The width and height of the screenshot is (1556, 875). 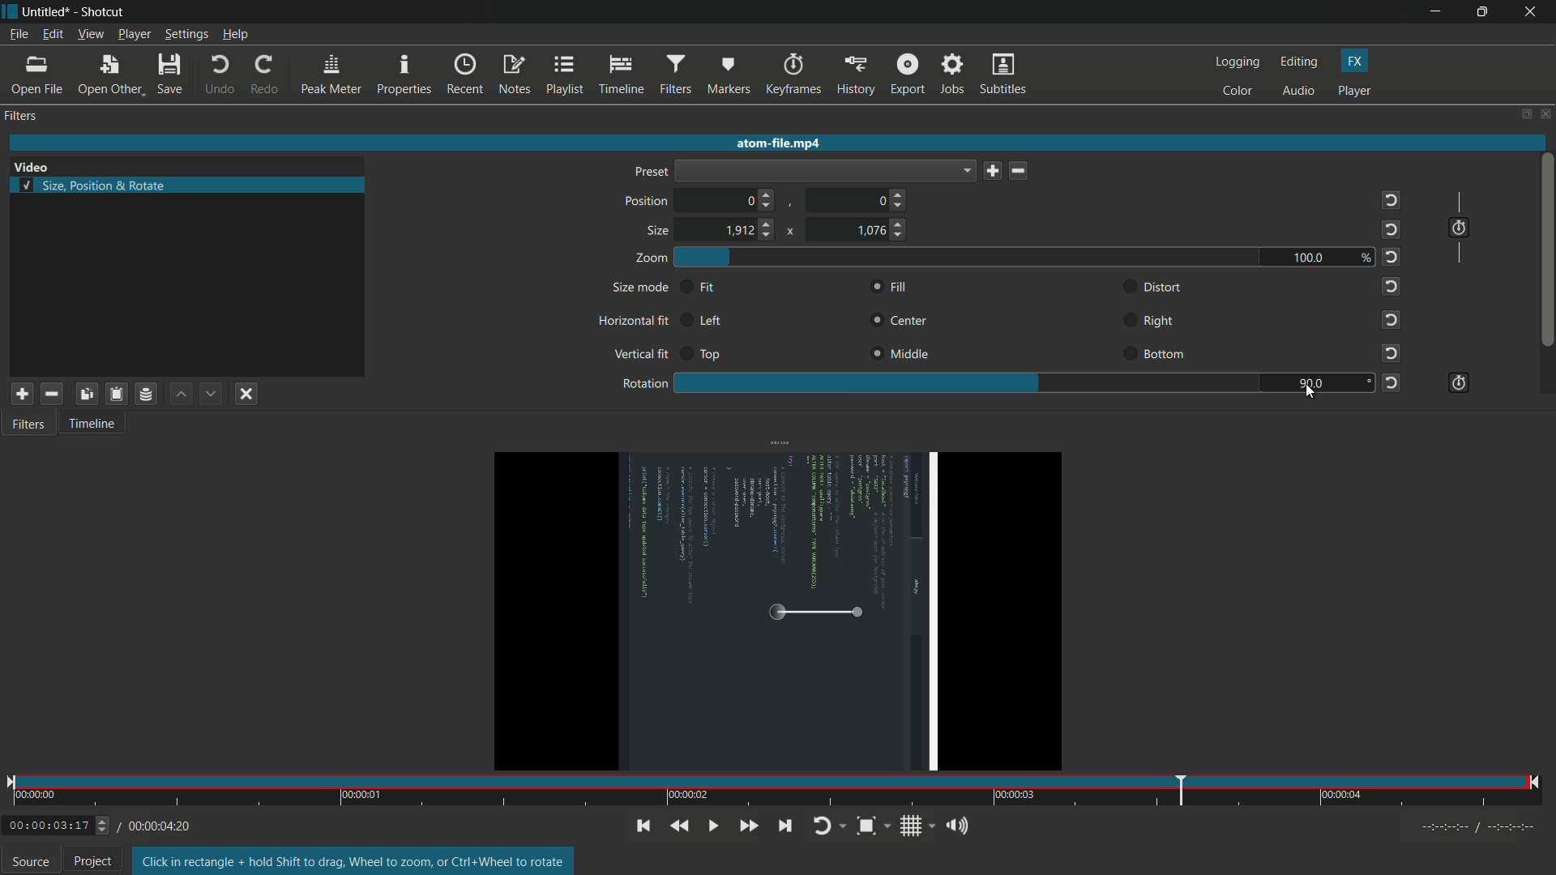 What do you see at coordinates (1436, 11) in the screenshot?
I see `minimize` at bounding box center [1436, 11].